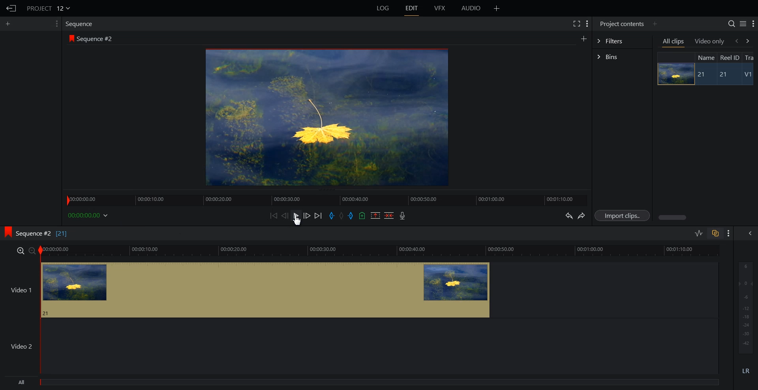  I want to click on Full screen, so click(576, 23).